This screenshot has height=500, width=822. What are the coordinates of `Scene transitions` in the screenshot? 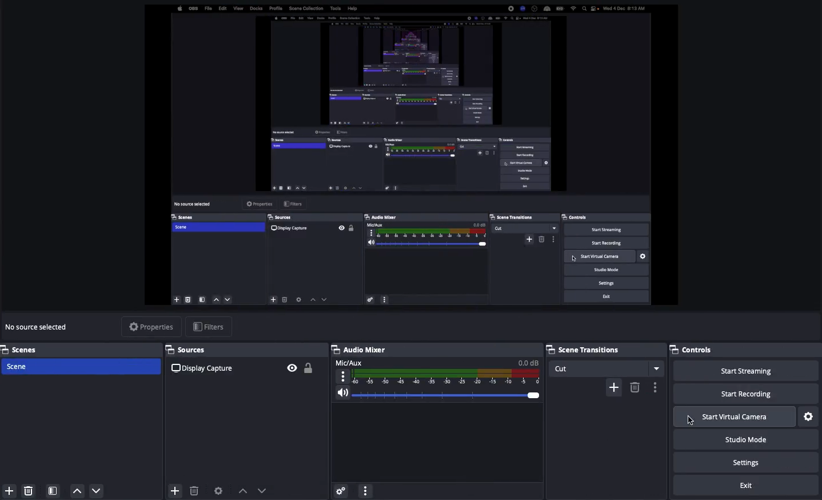 It's located at (605, 348).